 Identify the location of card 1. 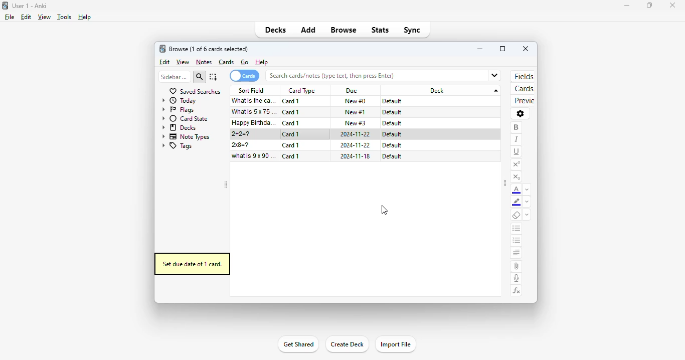
(291, 145).